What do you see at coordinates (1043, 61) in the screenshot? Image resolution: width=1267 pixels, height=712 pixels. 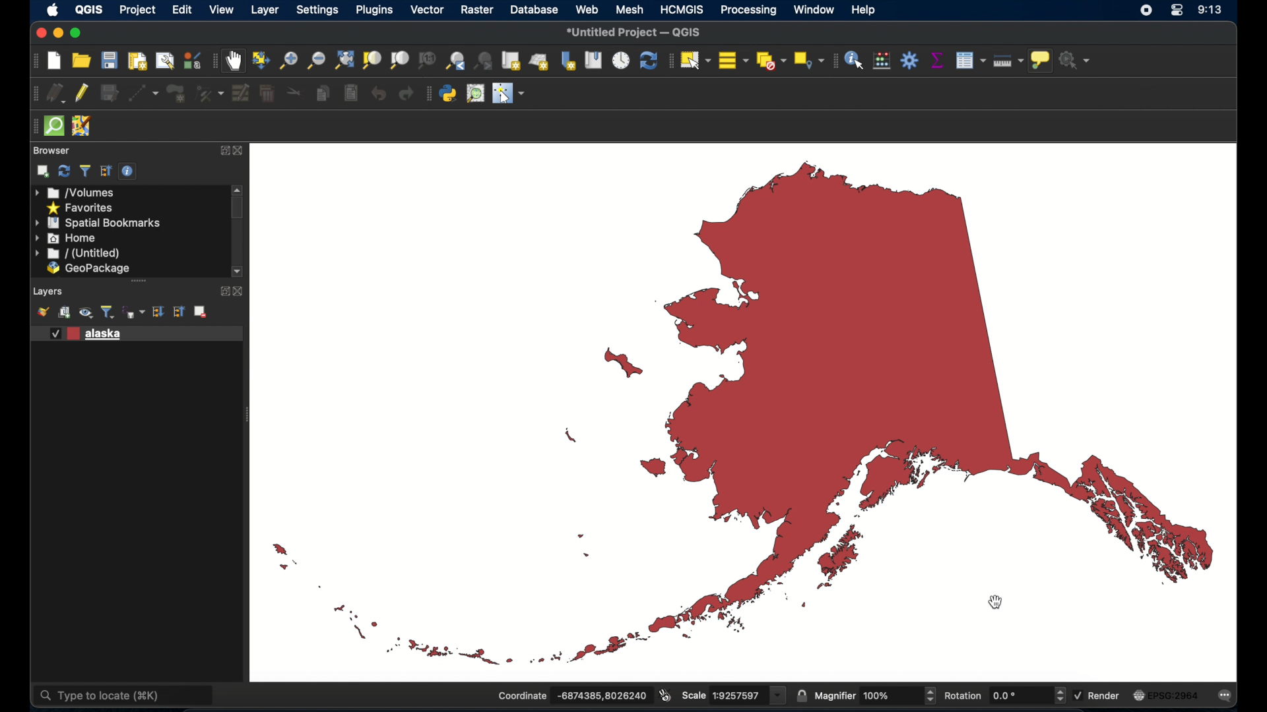 I see `show map tops` at bounding box center [1043, 61].